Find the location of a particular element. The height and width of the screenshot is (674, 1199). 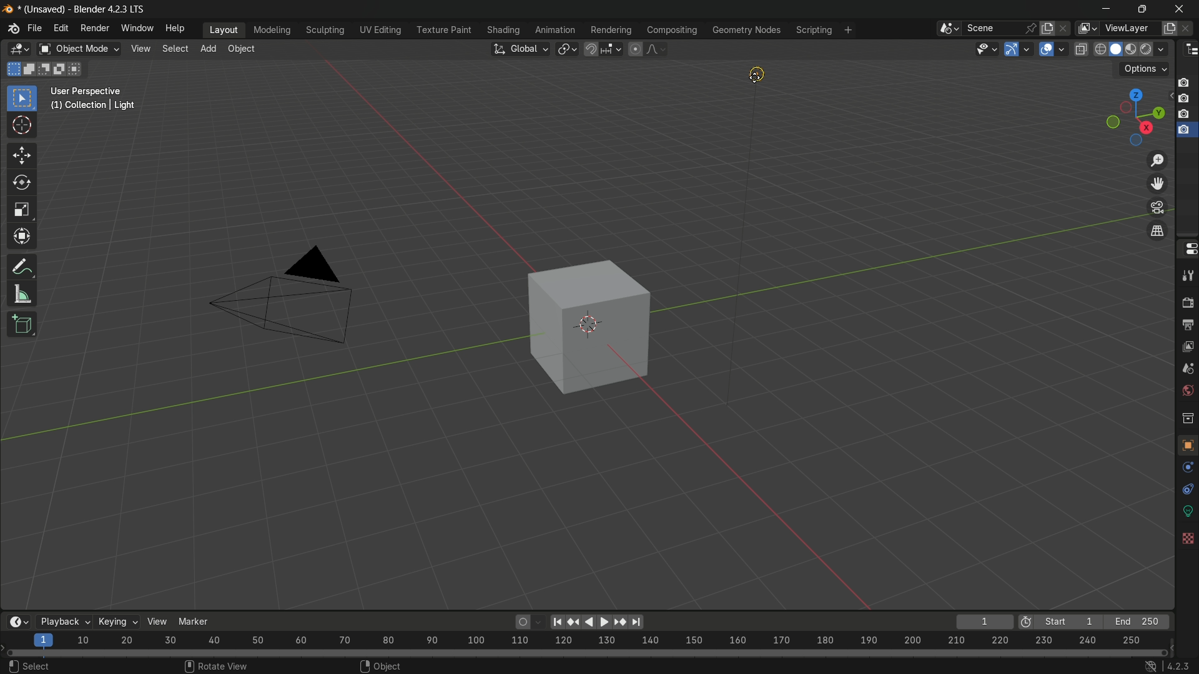

gizmos is located at coordinates (1029, 49).